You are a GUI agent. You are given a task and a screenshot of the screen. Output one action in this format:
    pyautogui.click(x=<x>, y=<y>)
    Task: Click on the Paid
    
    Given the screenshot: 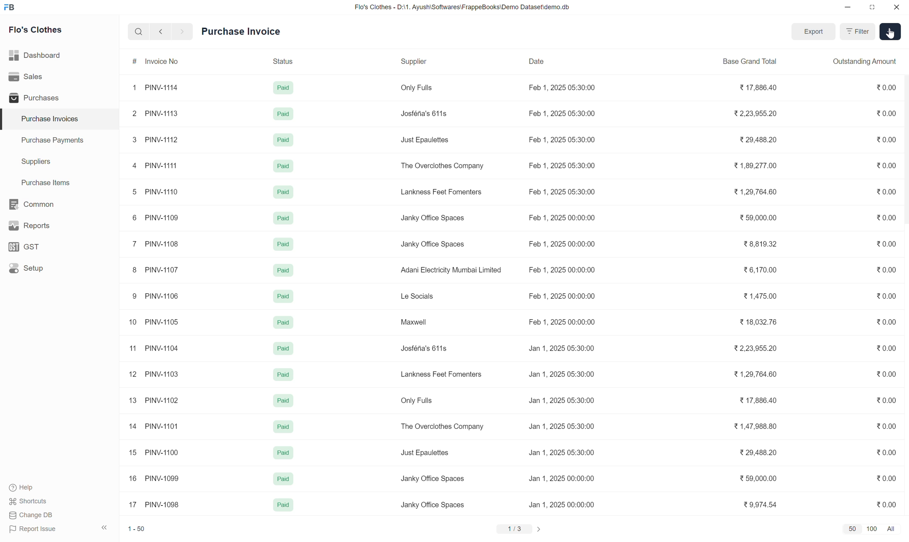 What is the action you would take?
    pyautogui.click(x=284, y=192)
    